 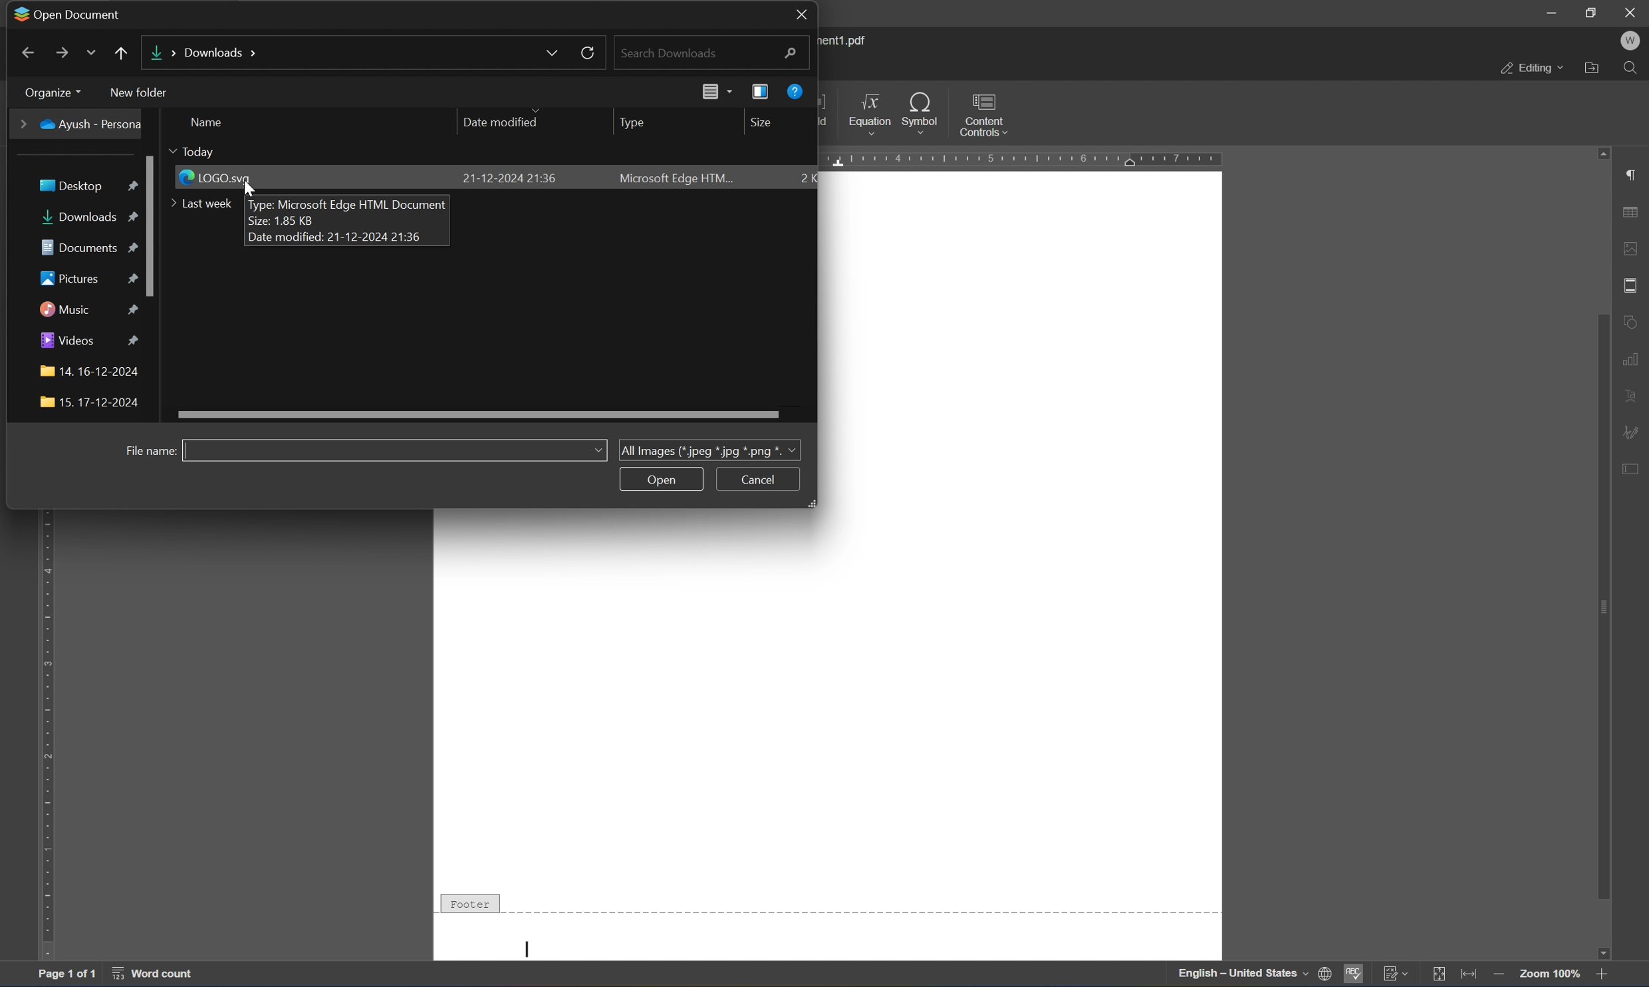 What do you see at coordinates (789, 55) in the screenshot?
I see `search` at bounding box center [789, 55].